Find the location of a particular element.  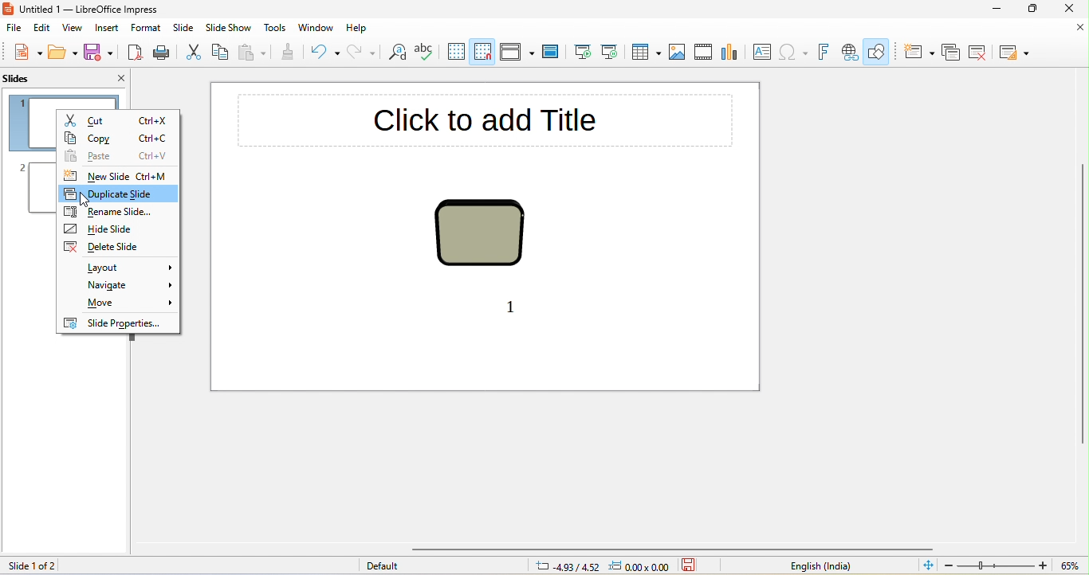

minimize is located at coordinates (990, 8).